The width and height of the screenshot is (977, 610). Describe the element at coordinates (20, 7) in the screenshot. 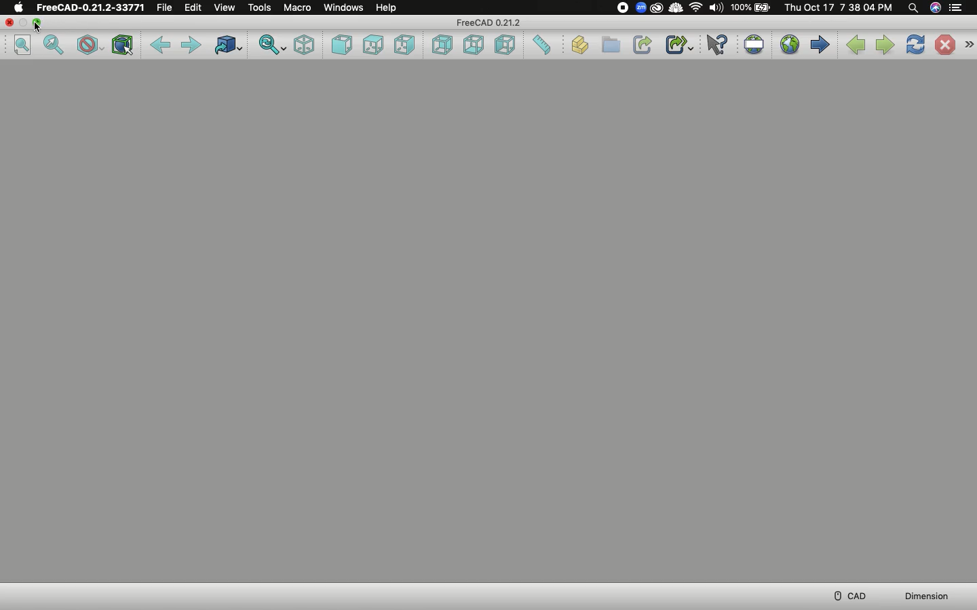

I see `Apple logo` at that location.